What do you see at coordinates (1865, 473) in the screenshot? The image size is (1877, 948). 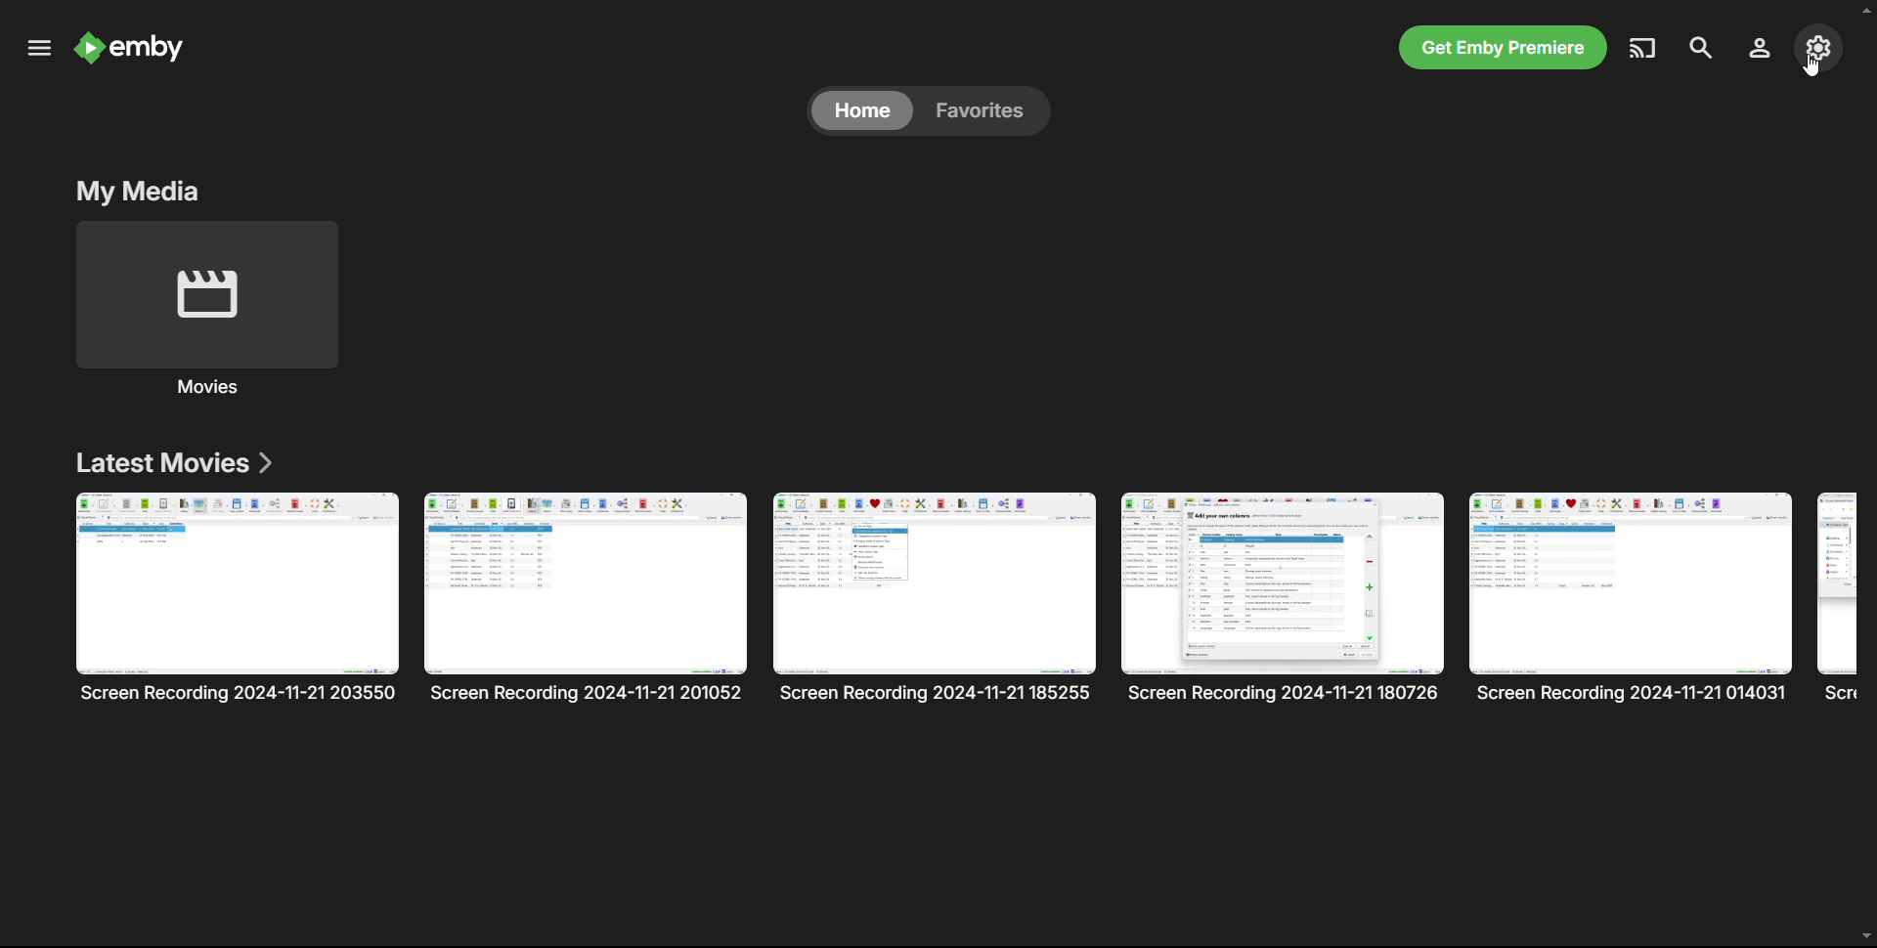 I see `scroll bar` at bounding box center [1865, 473].